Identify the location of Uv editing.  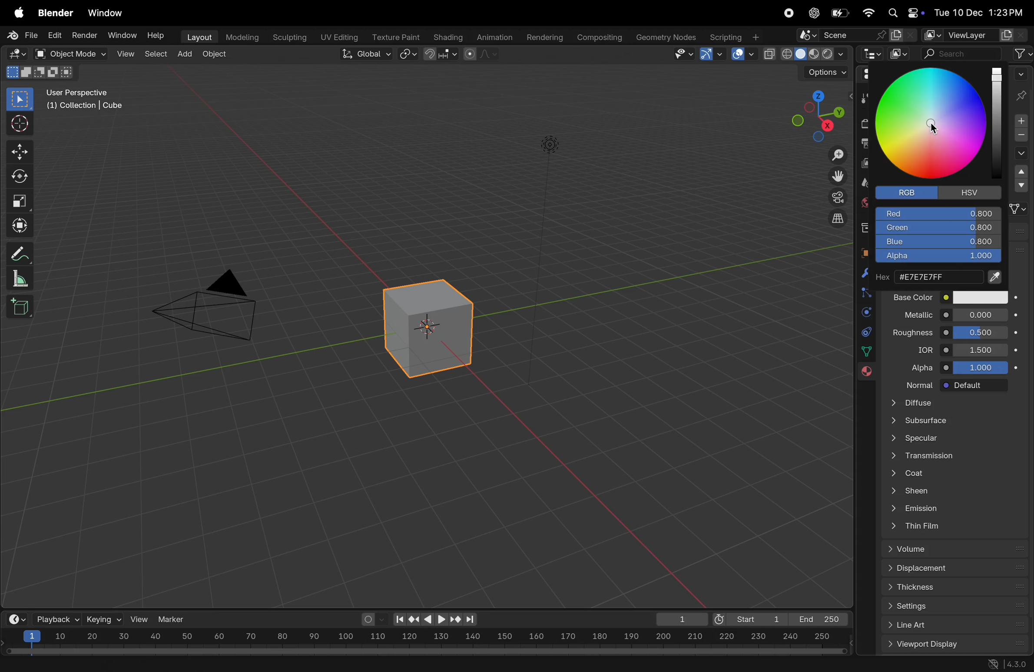
(336, 36).